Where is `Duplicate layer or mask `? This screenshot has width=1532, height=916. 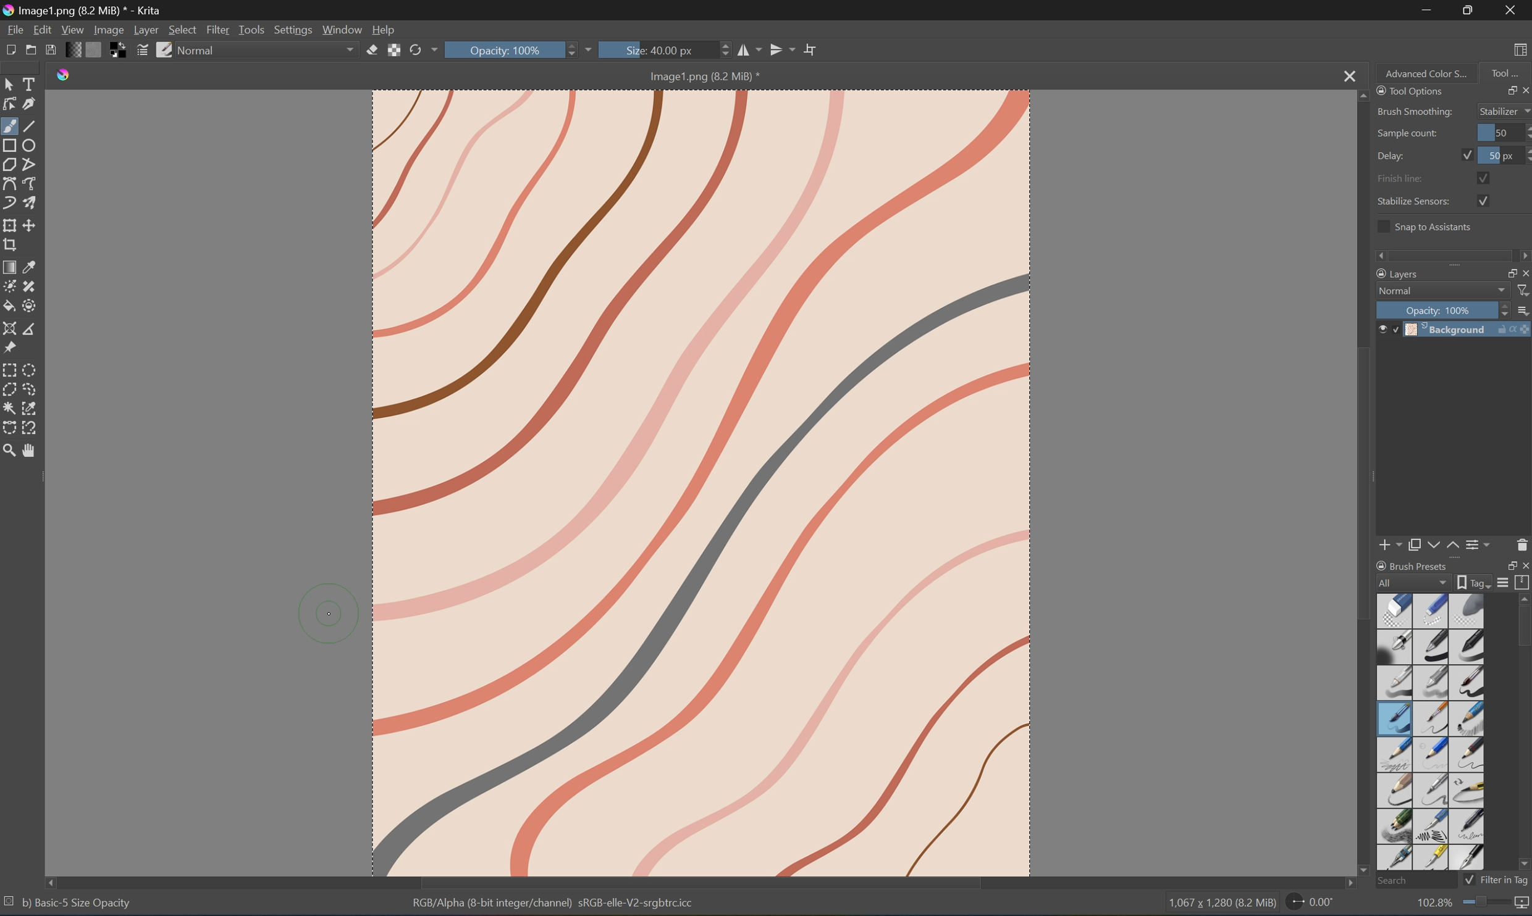 Duplicate layer or mask  is located at coordinates (1415, 545).